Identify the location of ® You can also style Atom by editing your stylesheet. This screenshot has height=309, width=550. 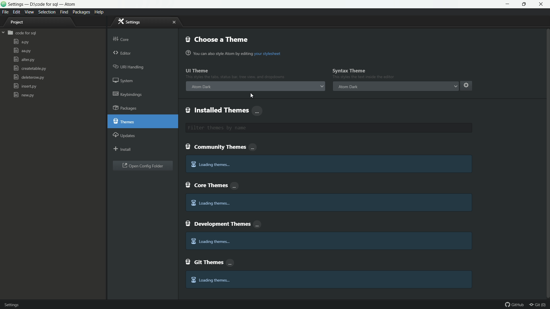
(234, 53).